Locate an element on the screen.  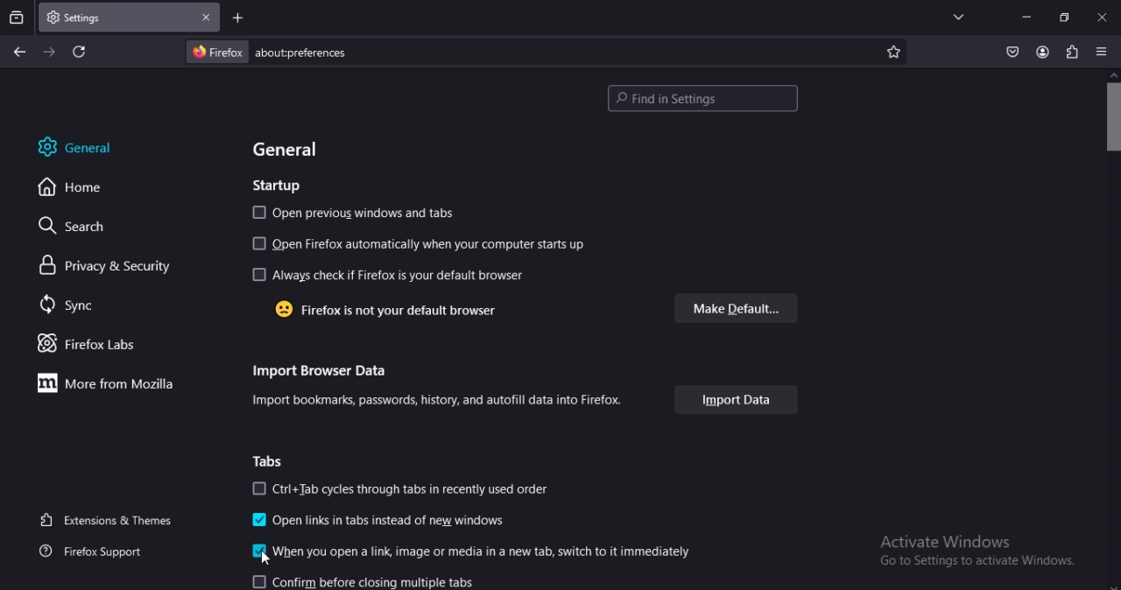
firefox labs is located at coordinates (88, 345).